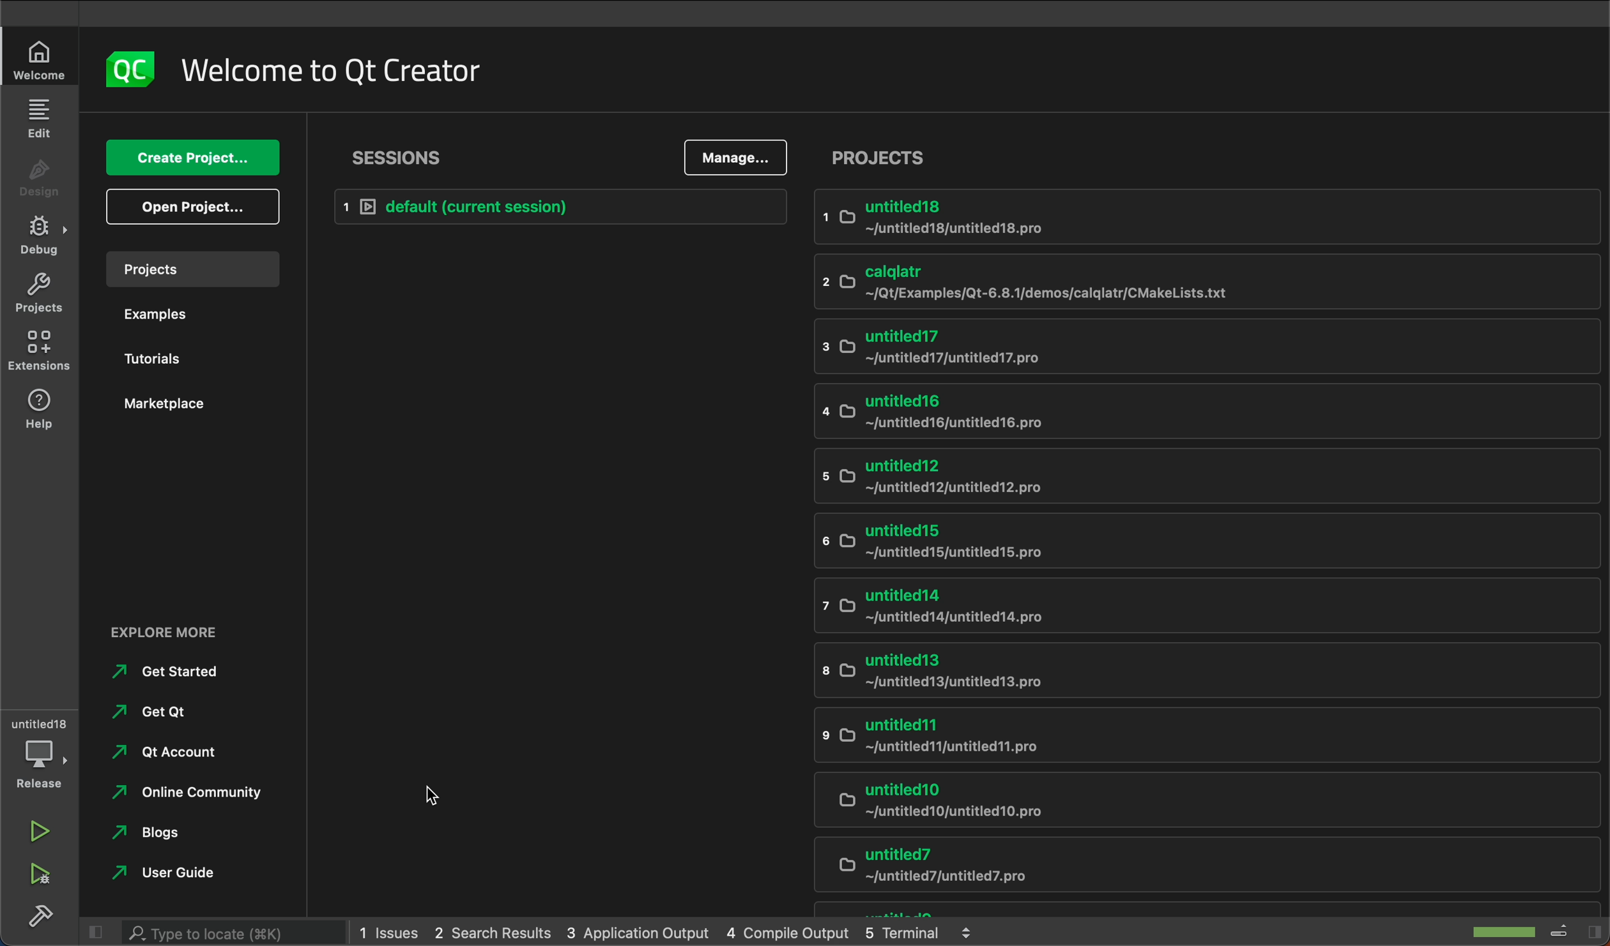 This screenshot has width=1610, height=946. What do you see at coordinates (672, 931) in the screenshot?
I see `logs` at bounding box center [672, 931].